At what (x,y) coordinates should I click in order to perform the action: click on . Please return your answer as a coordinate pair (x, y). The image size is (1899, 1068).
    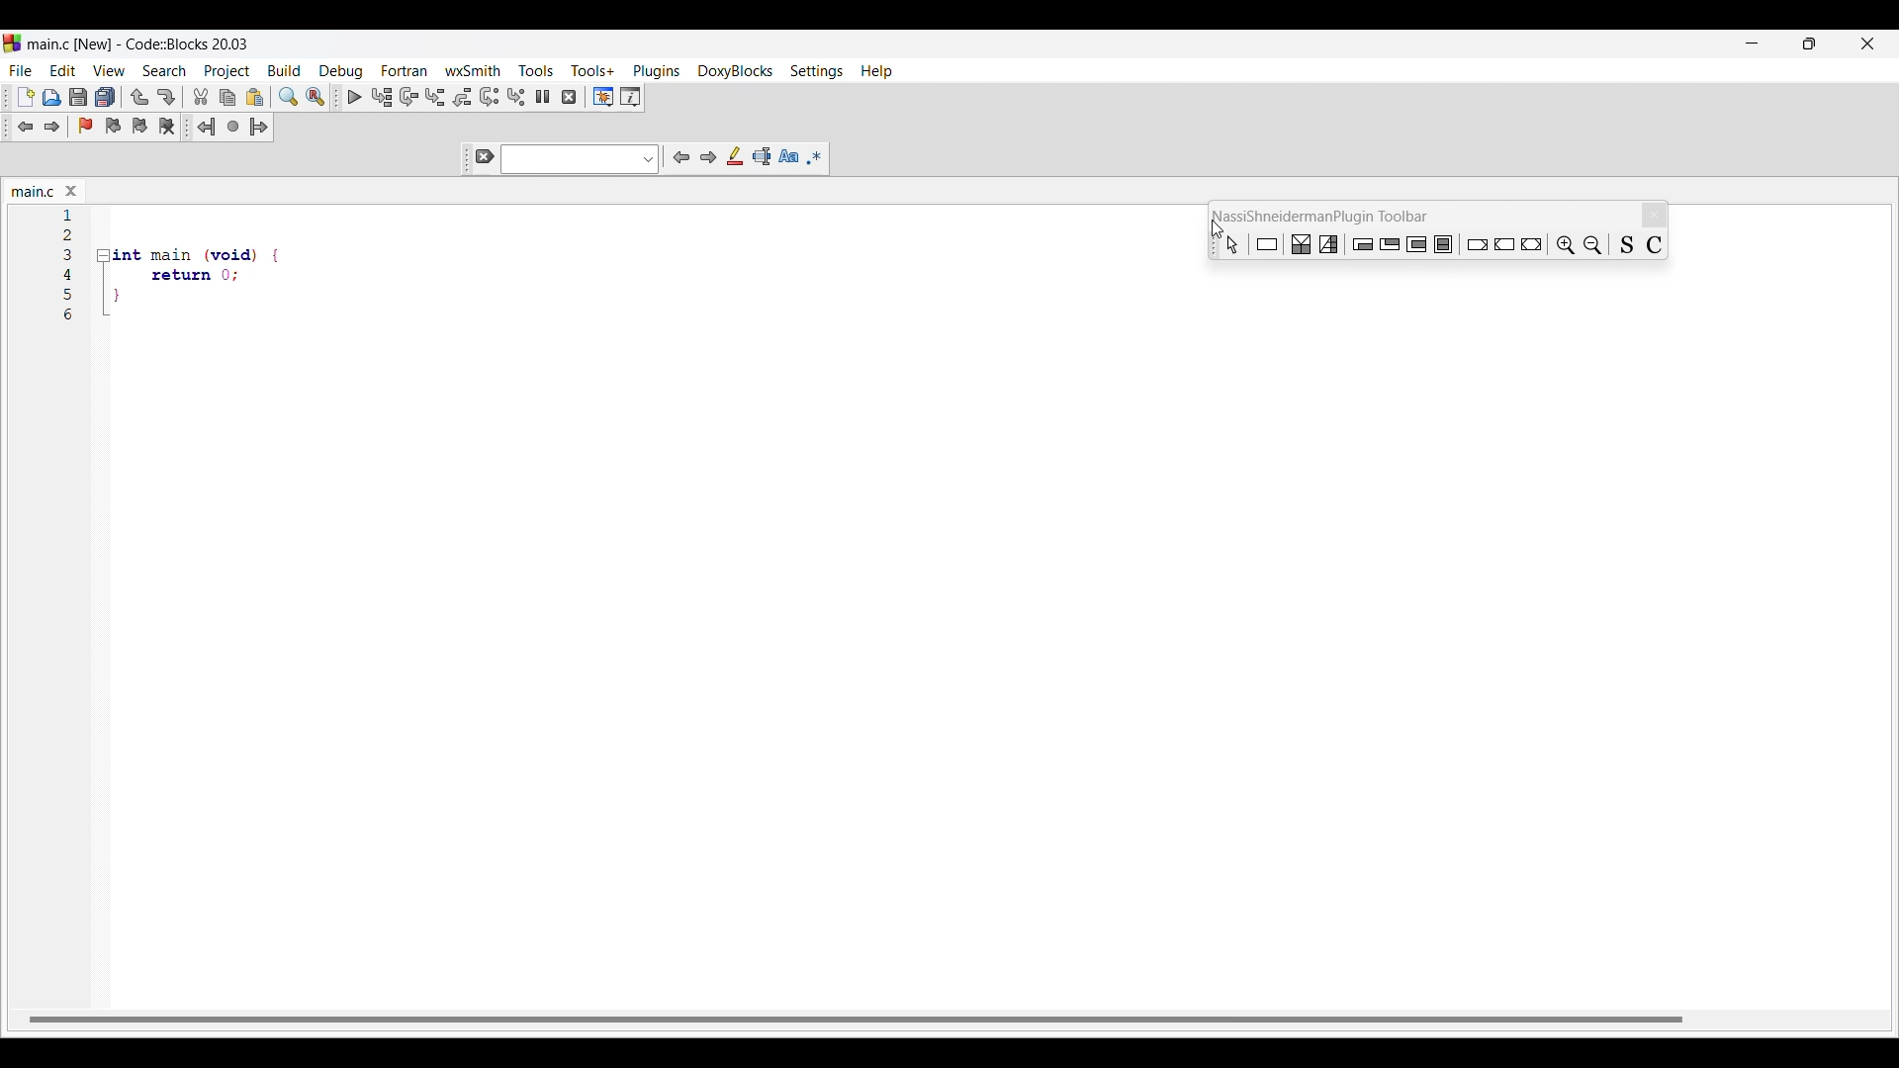
    Looking at the image, I should click on (1331, 242).